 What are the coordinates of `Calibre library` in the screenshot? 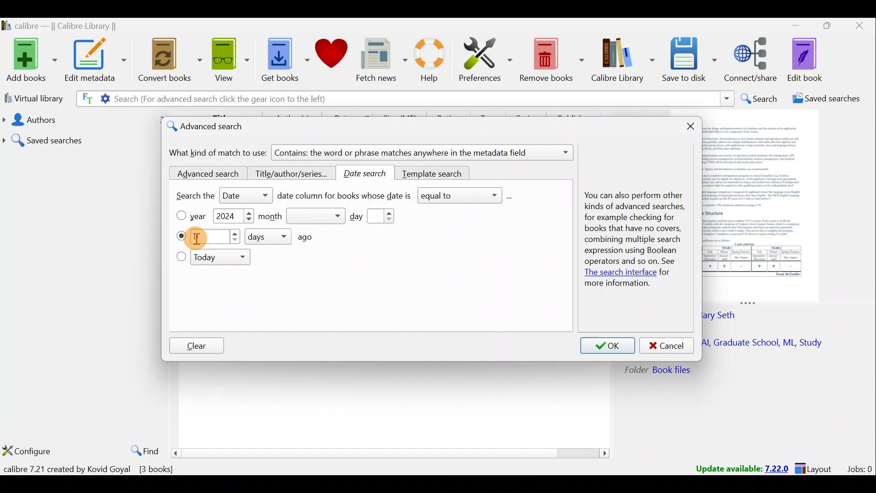 It's located at (624, 61).